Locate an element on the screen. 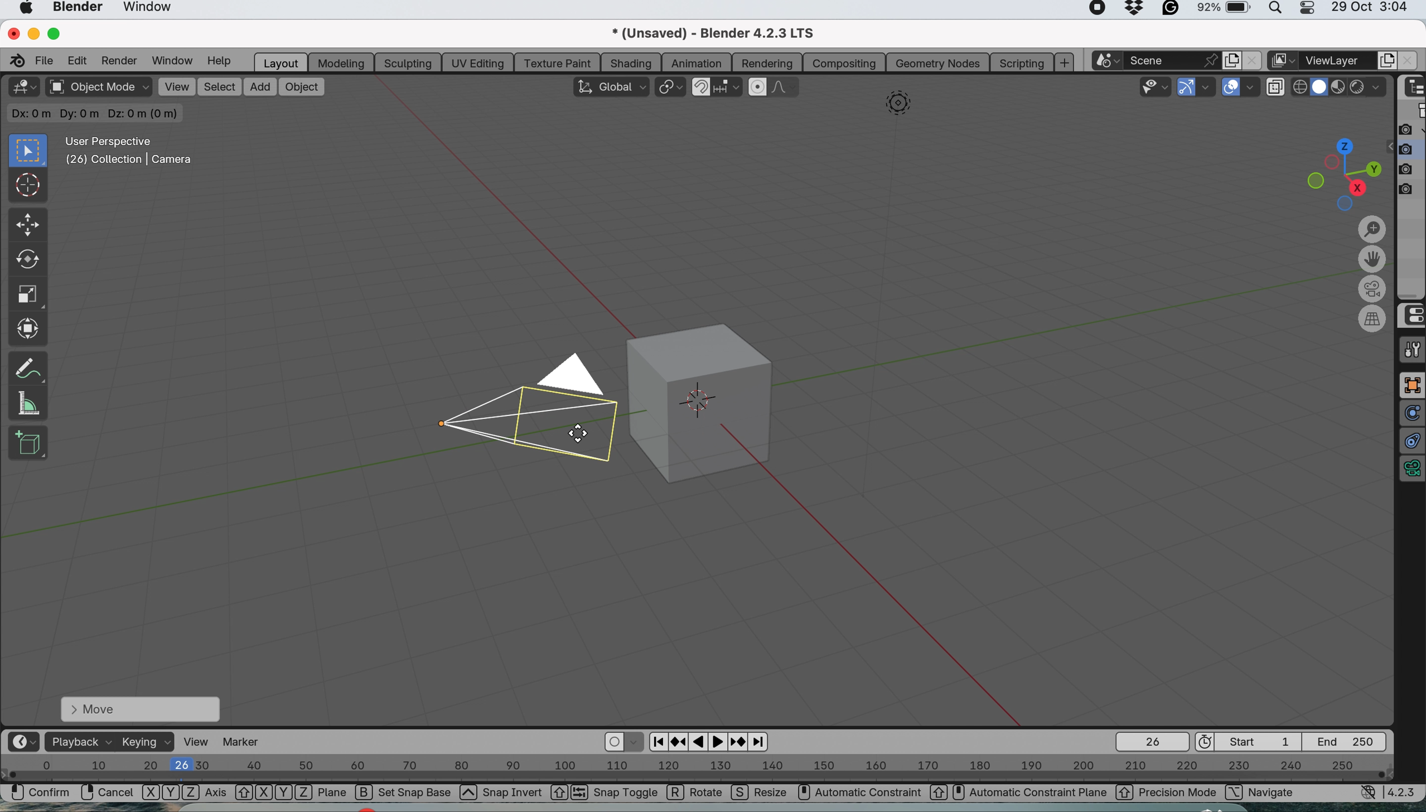  snap toggle is located at coordinates (616, 794).